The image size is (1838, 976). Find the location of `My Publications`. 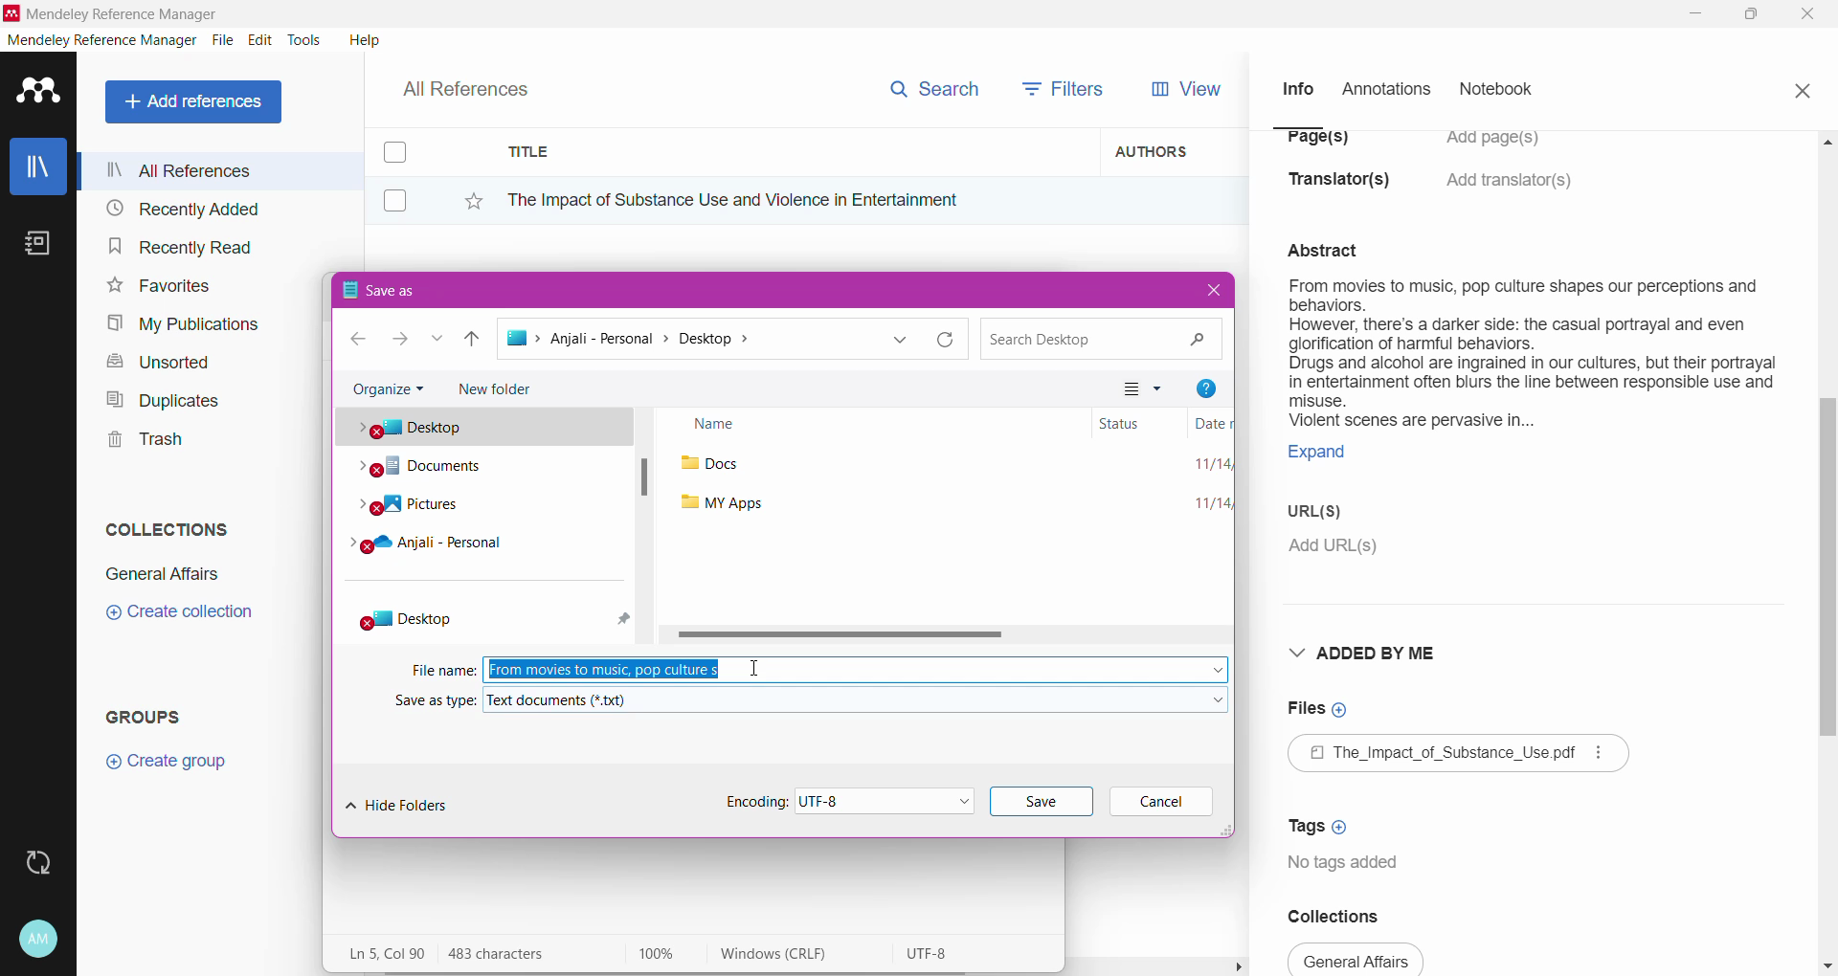

My Publications is located at coordinates (181, 324).